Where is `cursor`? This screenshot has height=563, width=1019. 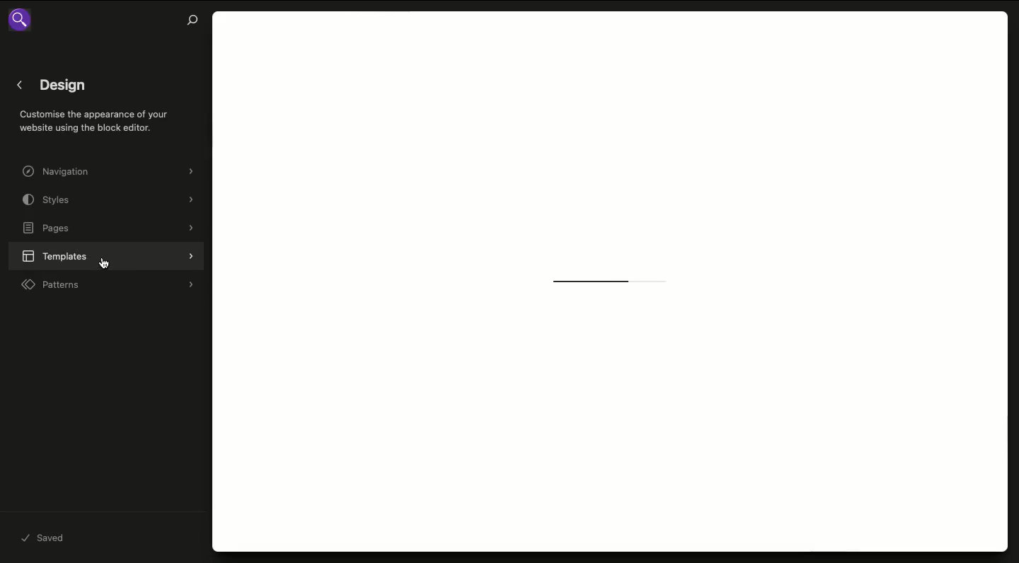 cursor is located at coordinates (108, 261).